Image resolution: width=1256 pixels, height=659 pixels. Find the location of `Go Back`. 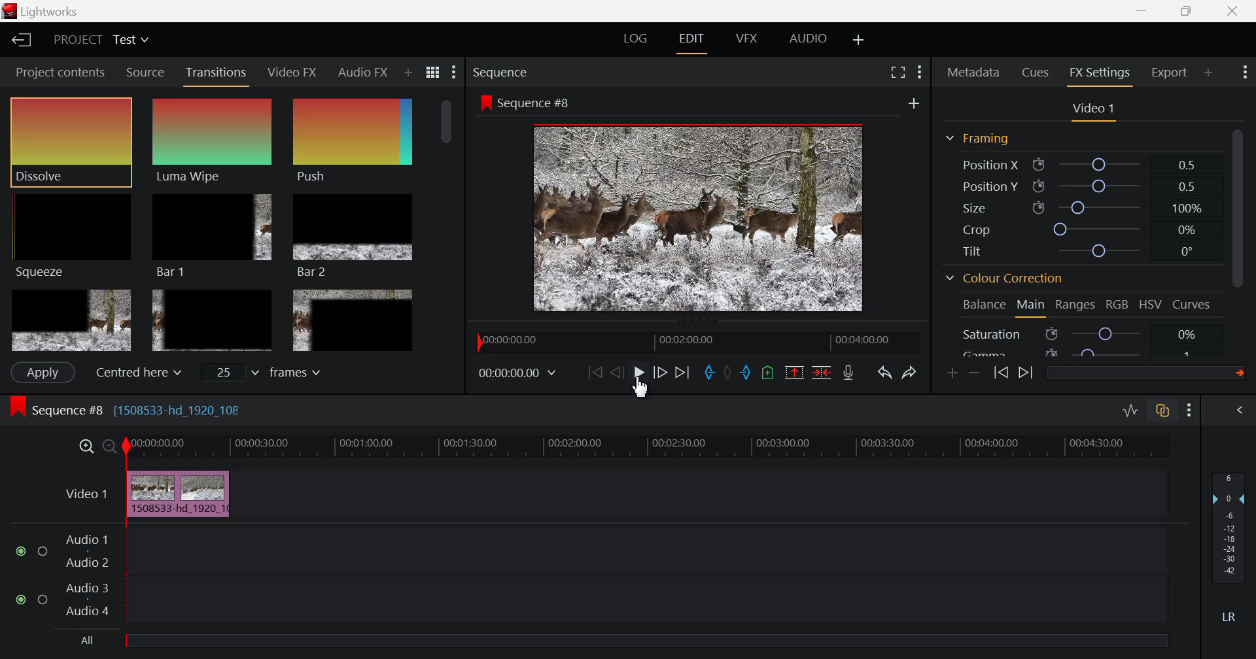

Go Back is located at coordinates (617, 373).